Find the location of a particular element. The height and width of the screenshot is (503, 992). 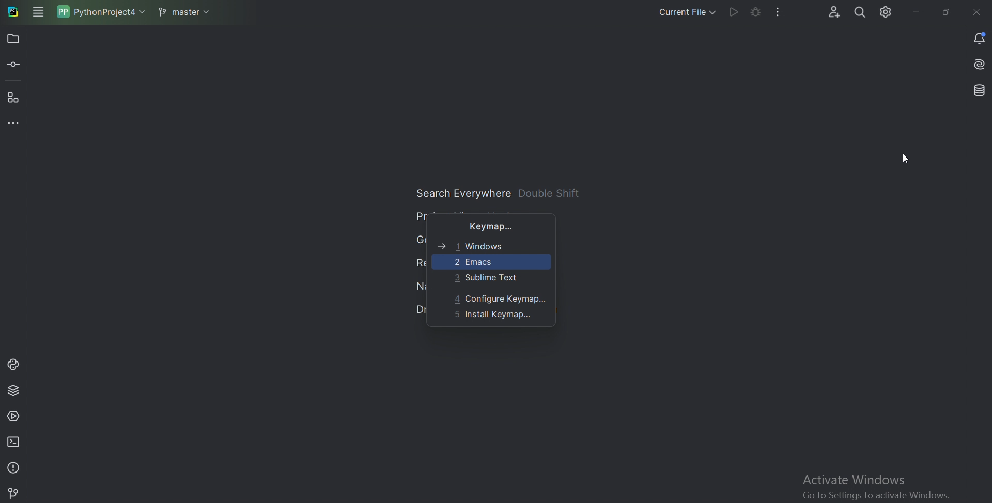

master is located at coordinates (183, 11).